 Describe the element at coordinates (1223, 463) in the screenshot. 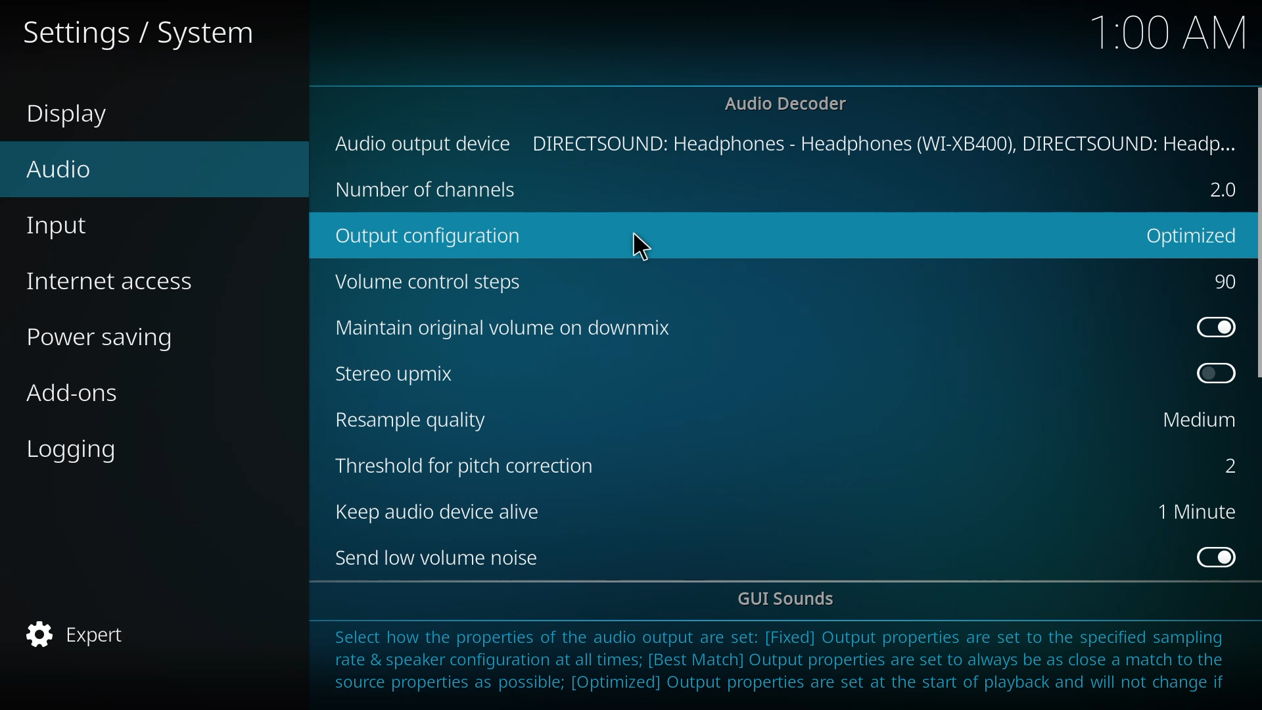

I see `2` at that location.